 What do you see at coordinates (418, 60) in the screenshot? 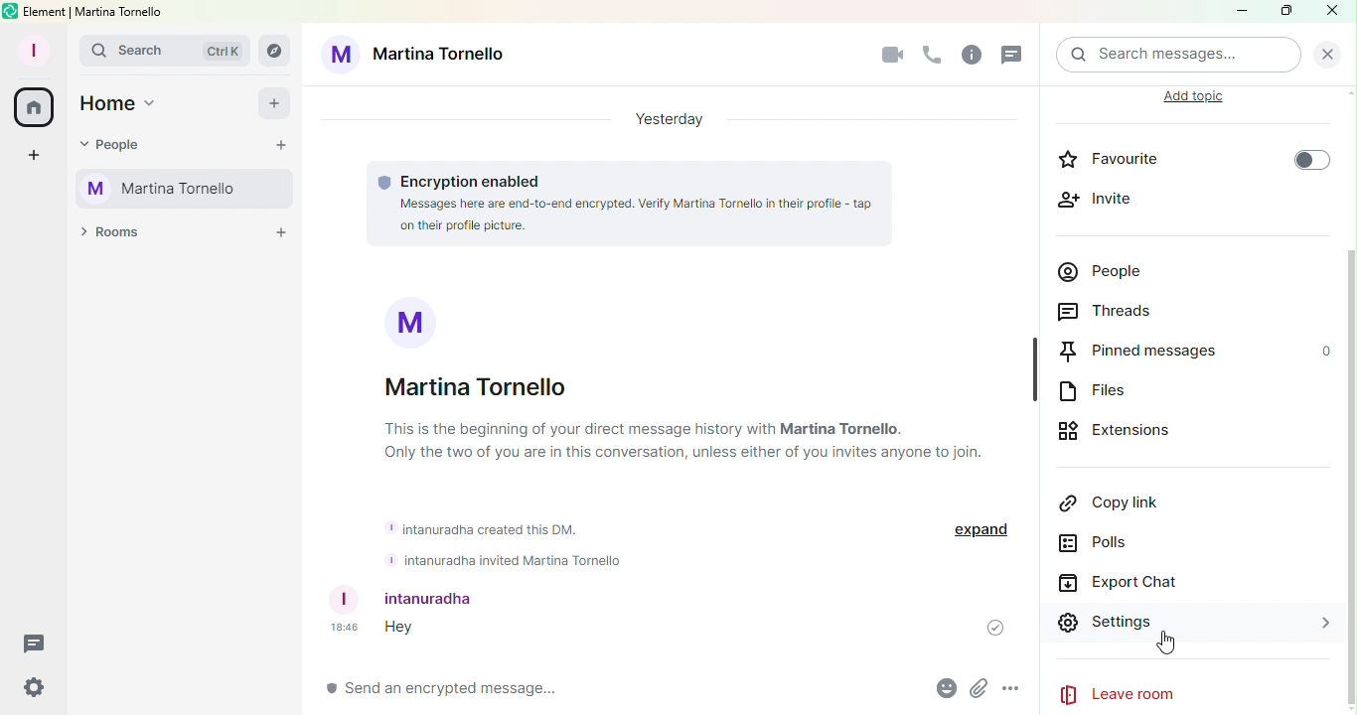
I see `Martina tornello` at bounding box center [418, 60].